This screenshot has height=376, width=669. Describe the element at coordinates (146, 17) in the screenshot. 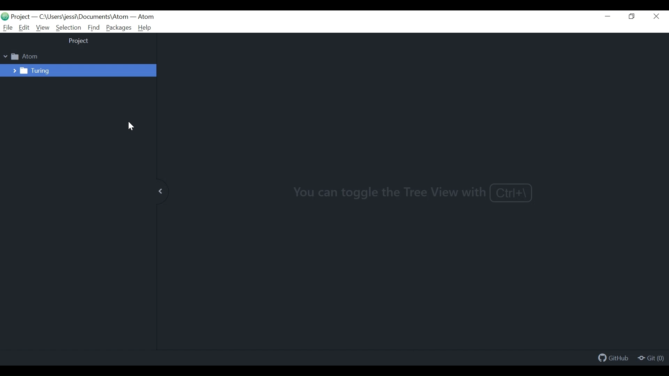

I see `Atom` at that location.